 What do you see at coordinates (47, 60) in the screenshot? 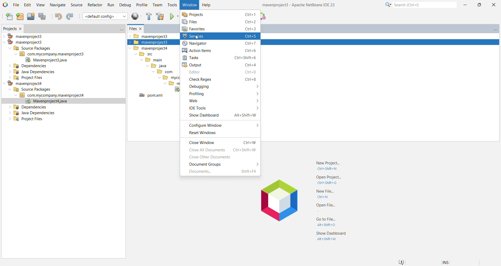
I see `Mavenproject.java` at bounding box center [47, 60].